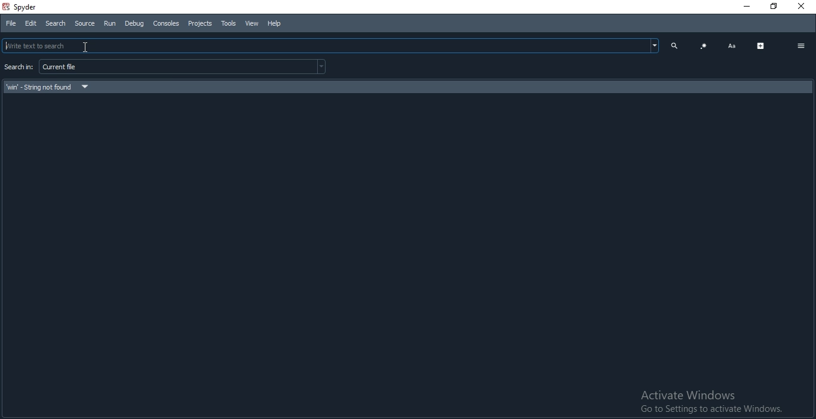  I want to click on spyder, so click(31, 8).